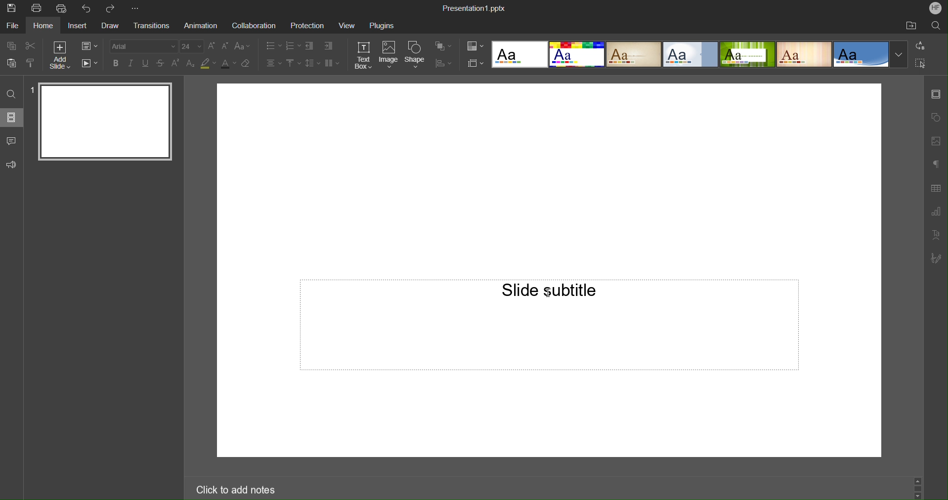 The width and height of the screenshot is (948, 500). What do you see at coordinates (936, 258) in the screenshot?
I see `Signature` at bounding box center [936, 258].